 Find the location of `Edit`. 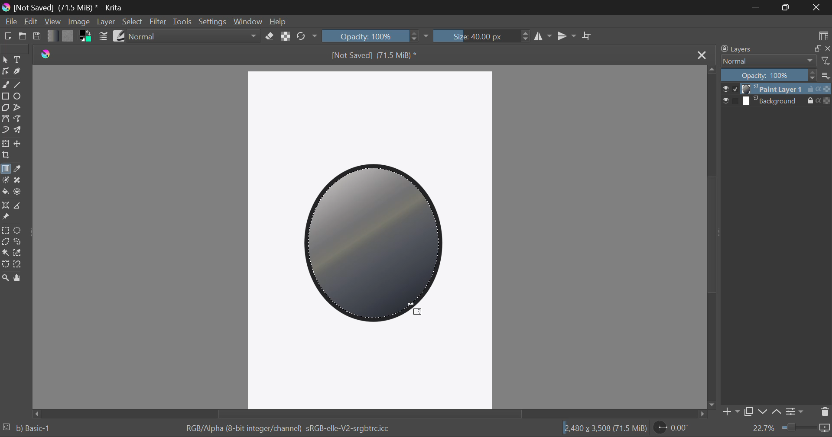

Edit is located at coordinates (30, 21).